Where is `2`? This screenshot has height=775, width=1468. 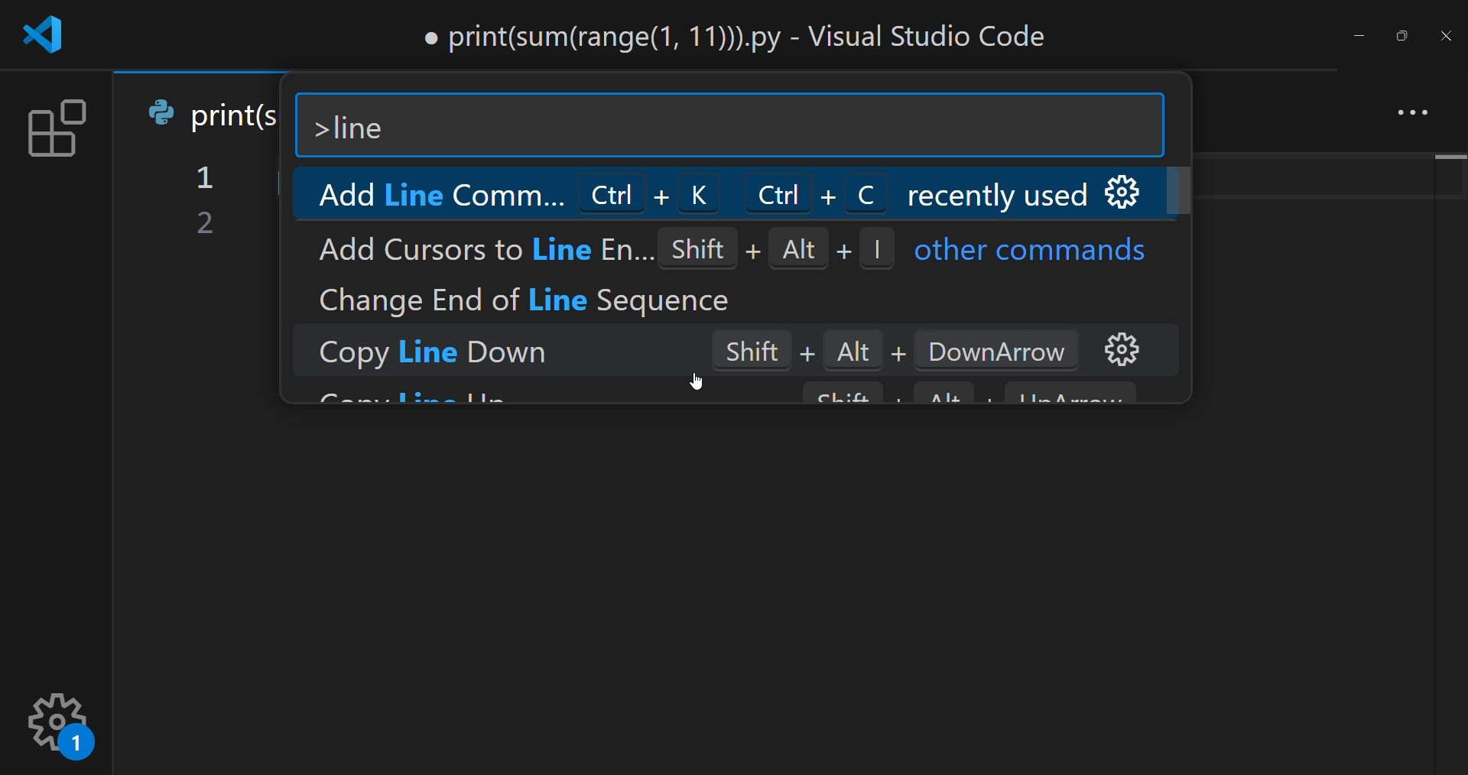 2 is located at coordinates (206, 225).